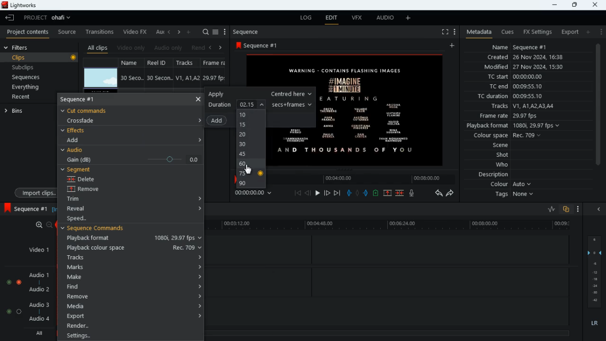 The width and height of the screenshot is (606, 341). Describe the element at coordinates (200, 139) in the screenshot. I see `Accordion` at that location.